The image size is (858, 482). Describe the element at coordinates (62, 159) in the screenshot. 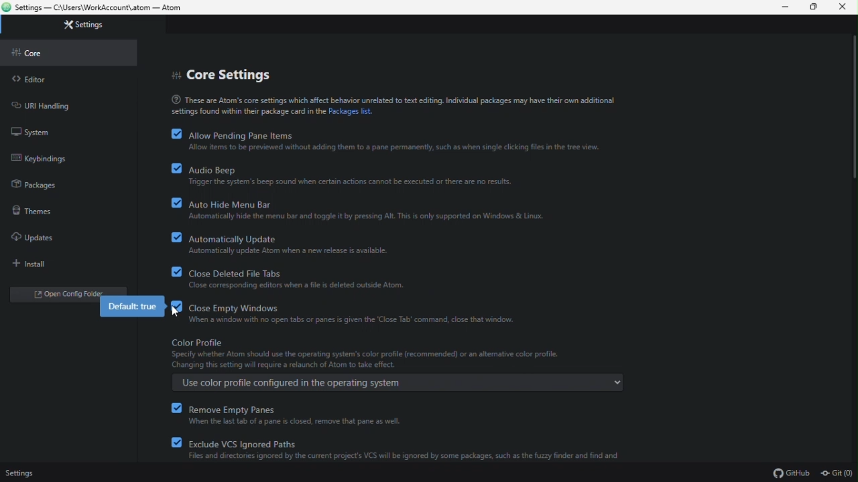

I see `keybinding` at that location.